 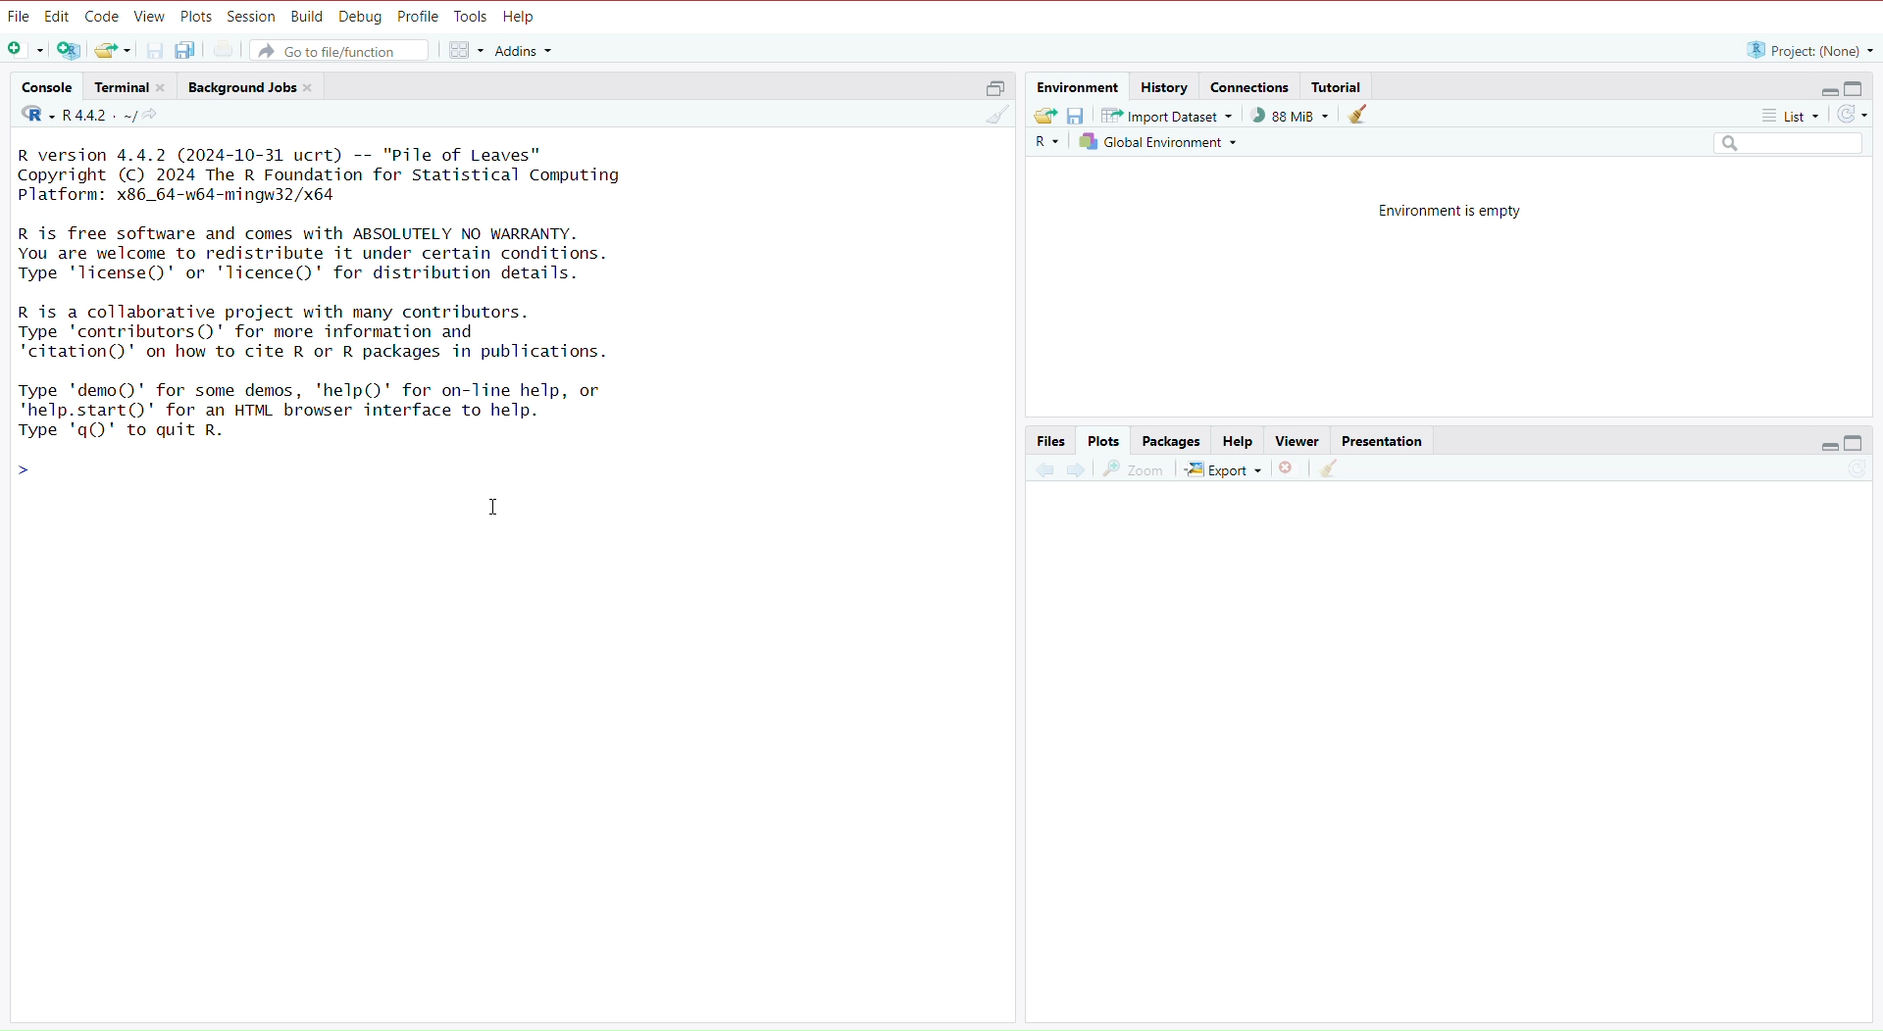 What do you see at coordinates (23, 51) in the screenshot?
I see `new script` at bounding box center [23, 51].